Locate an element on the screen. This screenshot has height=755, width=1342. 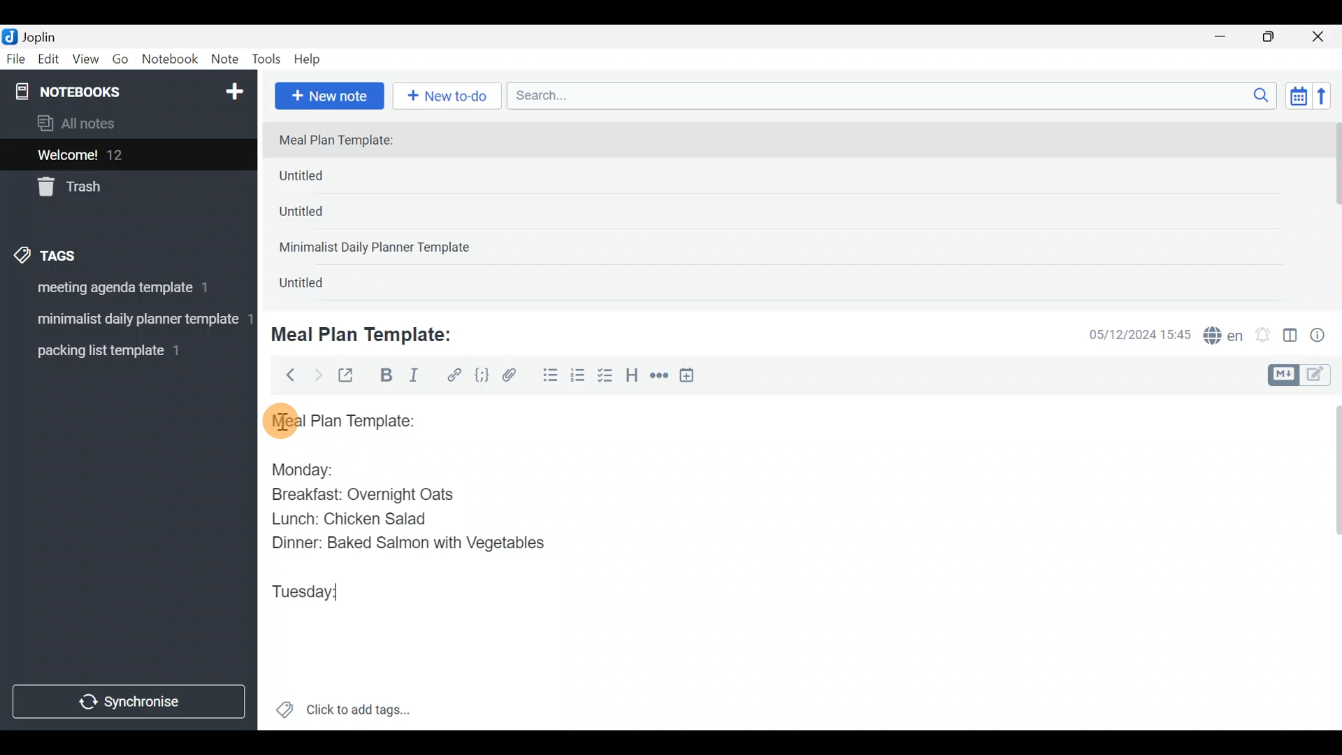
Minimalist Daily Planner Template is located at coordinates (379, 249).